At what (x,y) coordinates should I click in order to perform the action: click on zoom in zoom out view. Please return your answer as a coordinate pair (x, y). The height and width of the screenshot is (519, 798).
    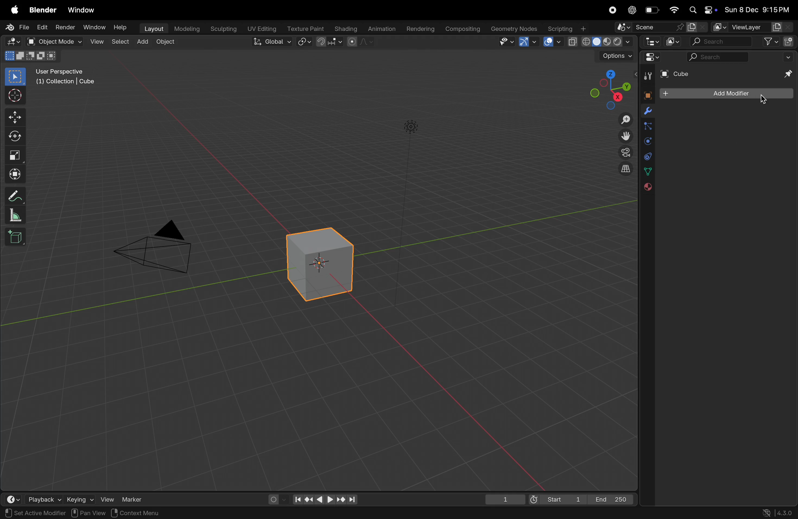
    Looking at the image, I should click on (623, 120).